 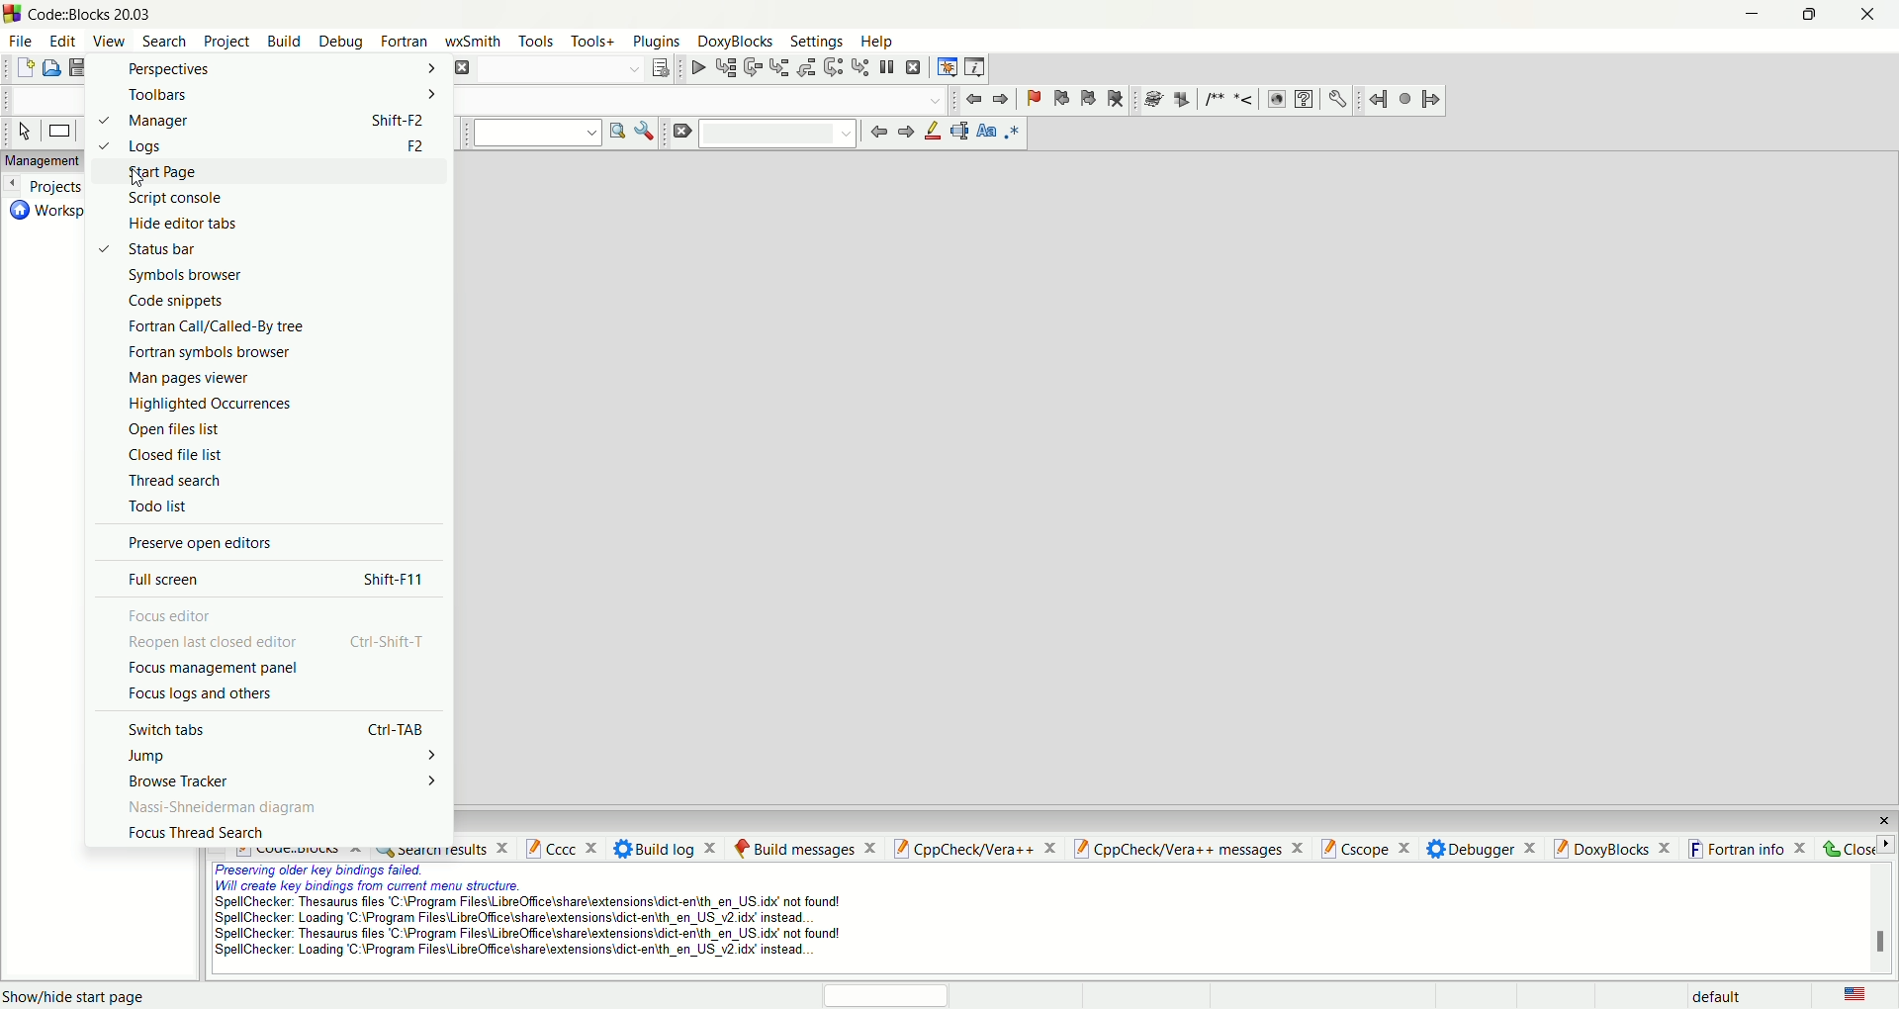 I want to click on Extract, so click(x=1177, y=96).